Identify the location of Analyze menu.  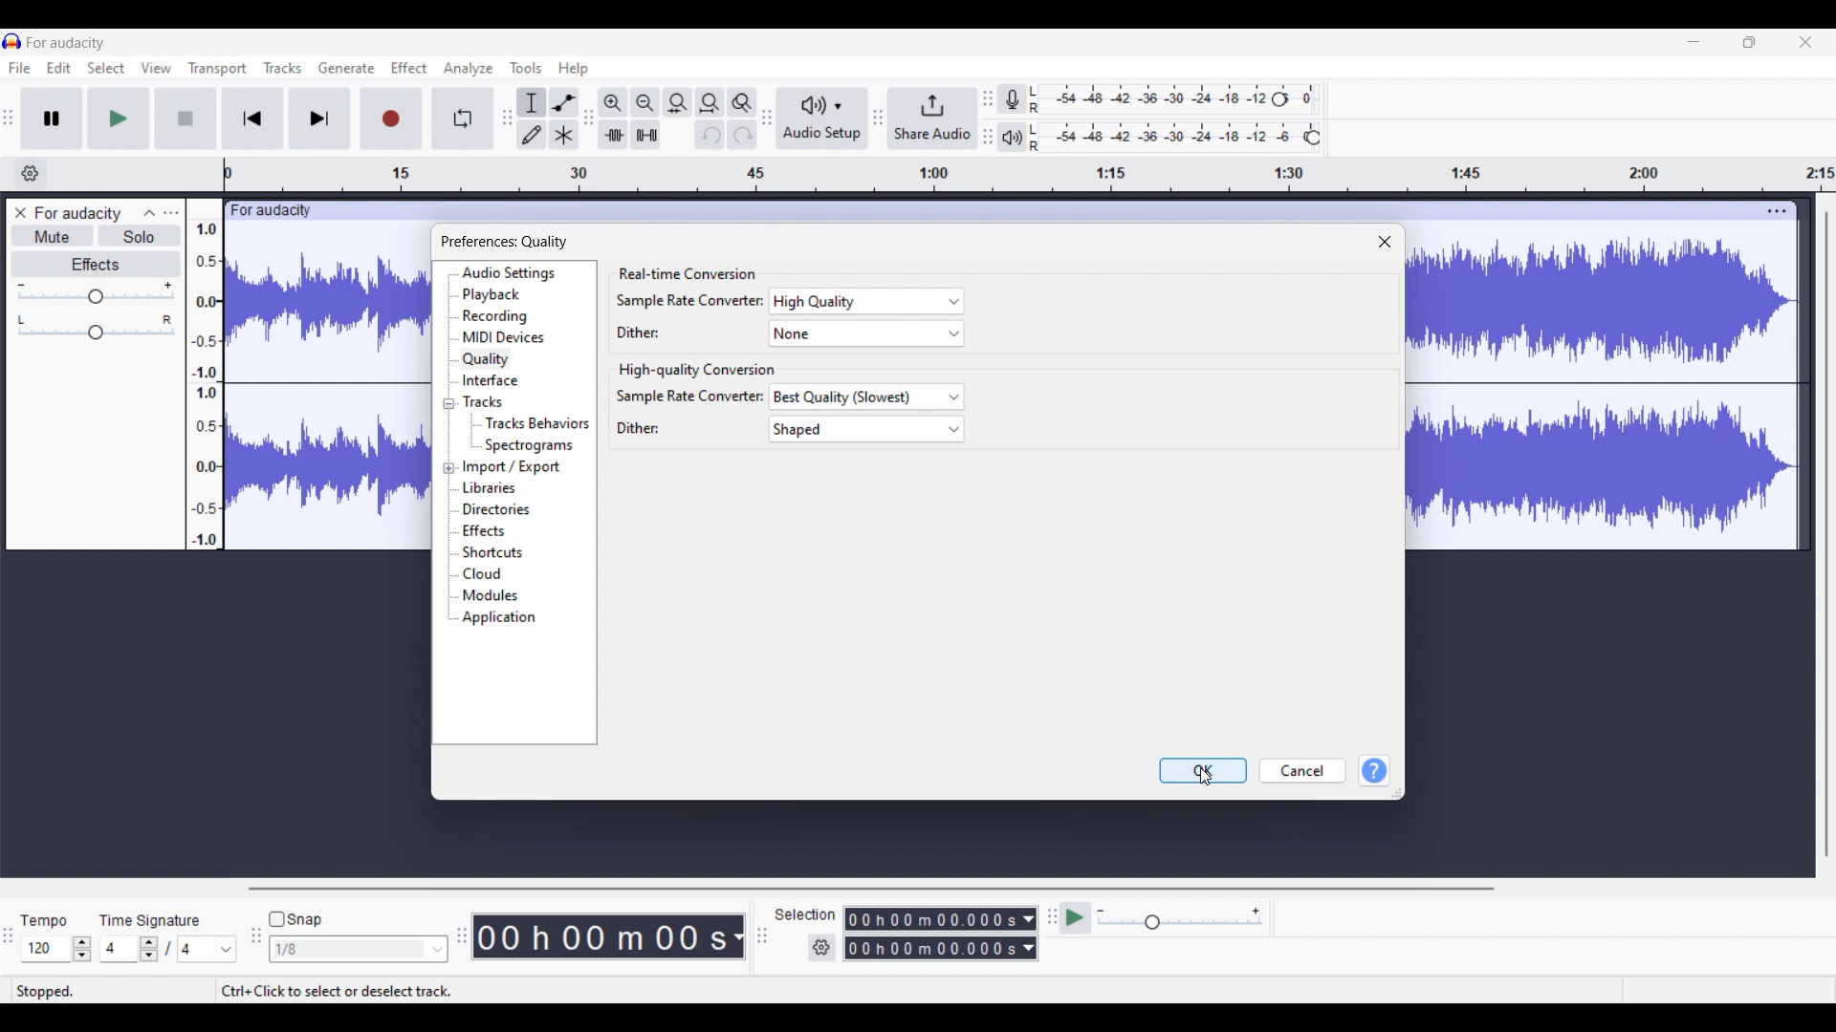
(469, 69).